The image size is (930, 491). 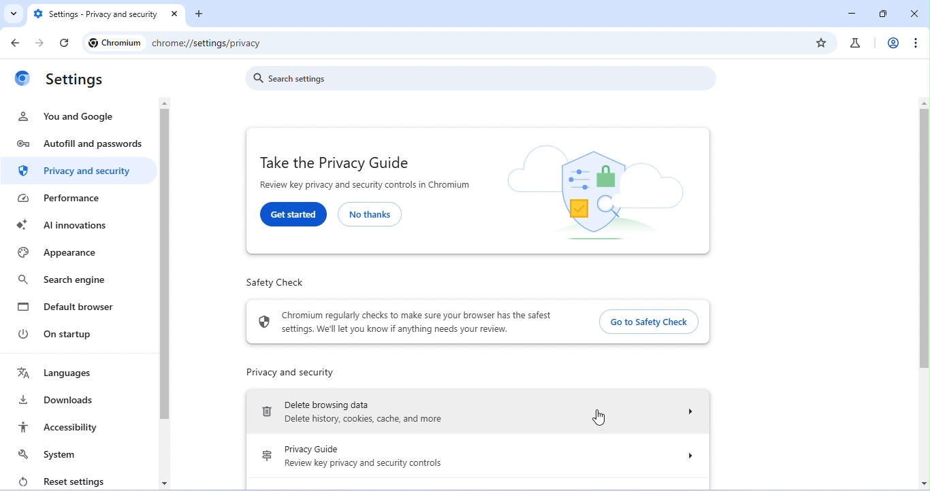 I want to click on color change in go back, so click(x=18, y=41).